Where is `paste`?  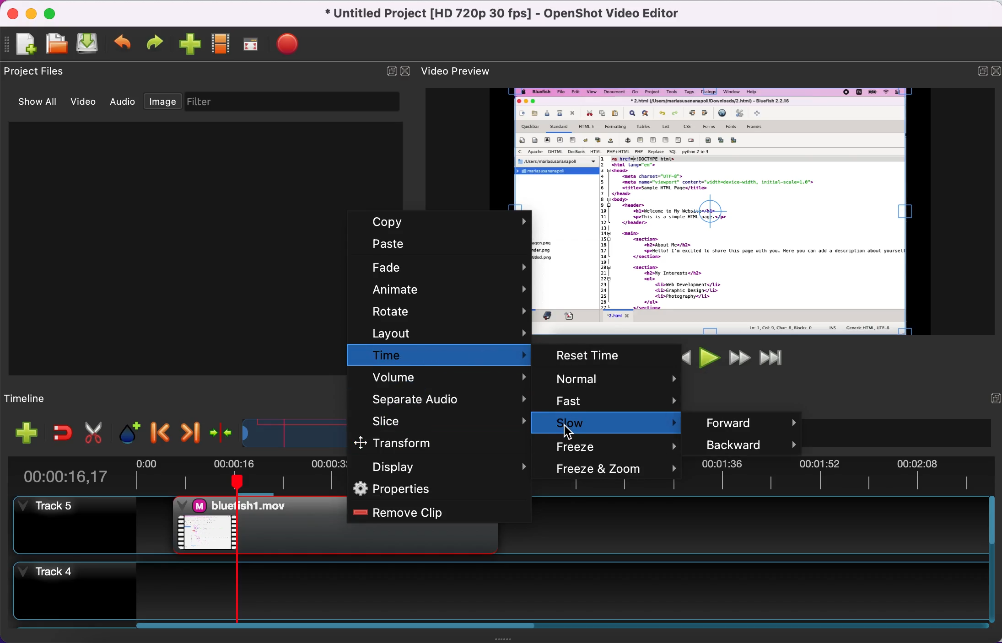 paste is located at coordinates (440, 244).